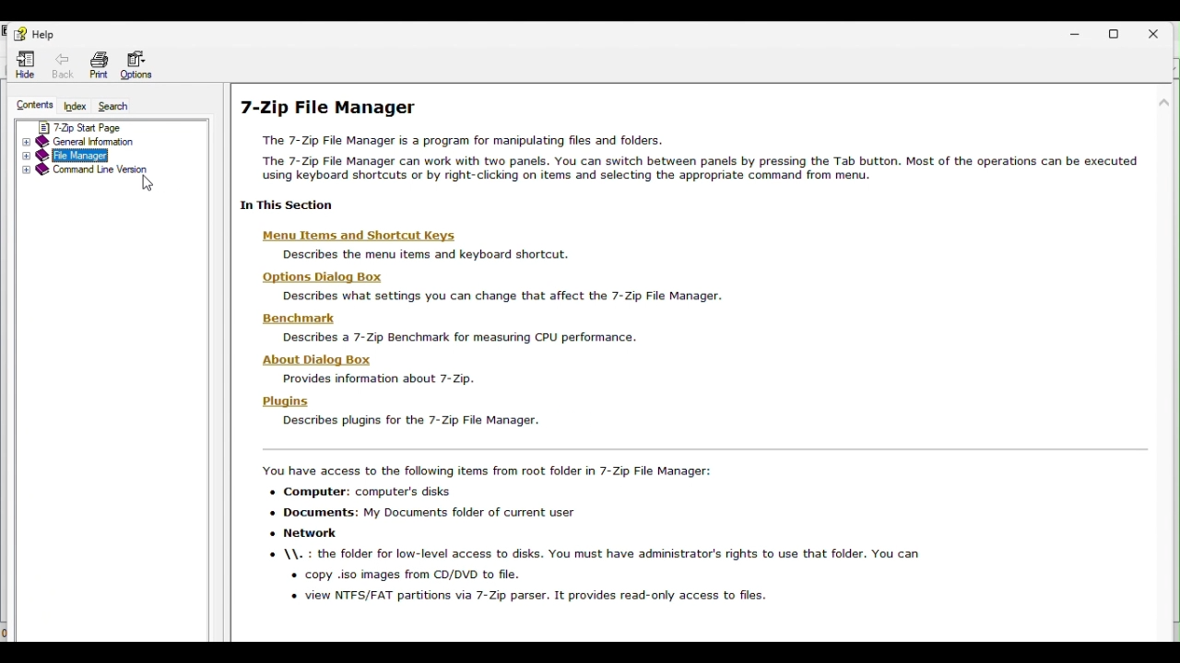  I want to click on Print, so click(100, 65).